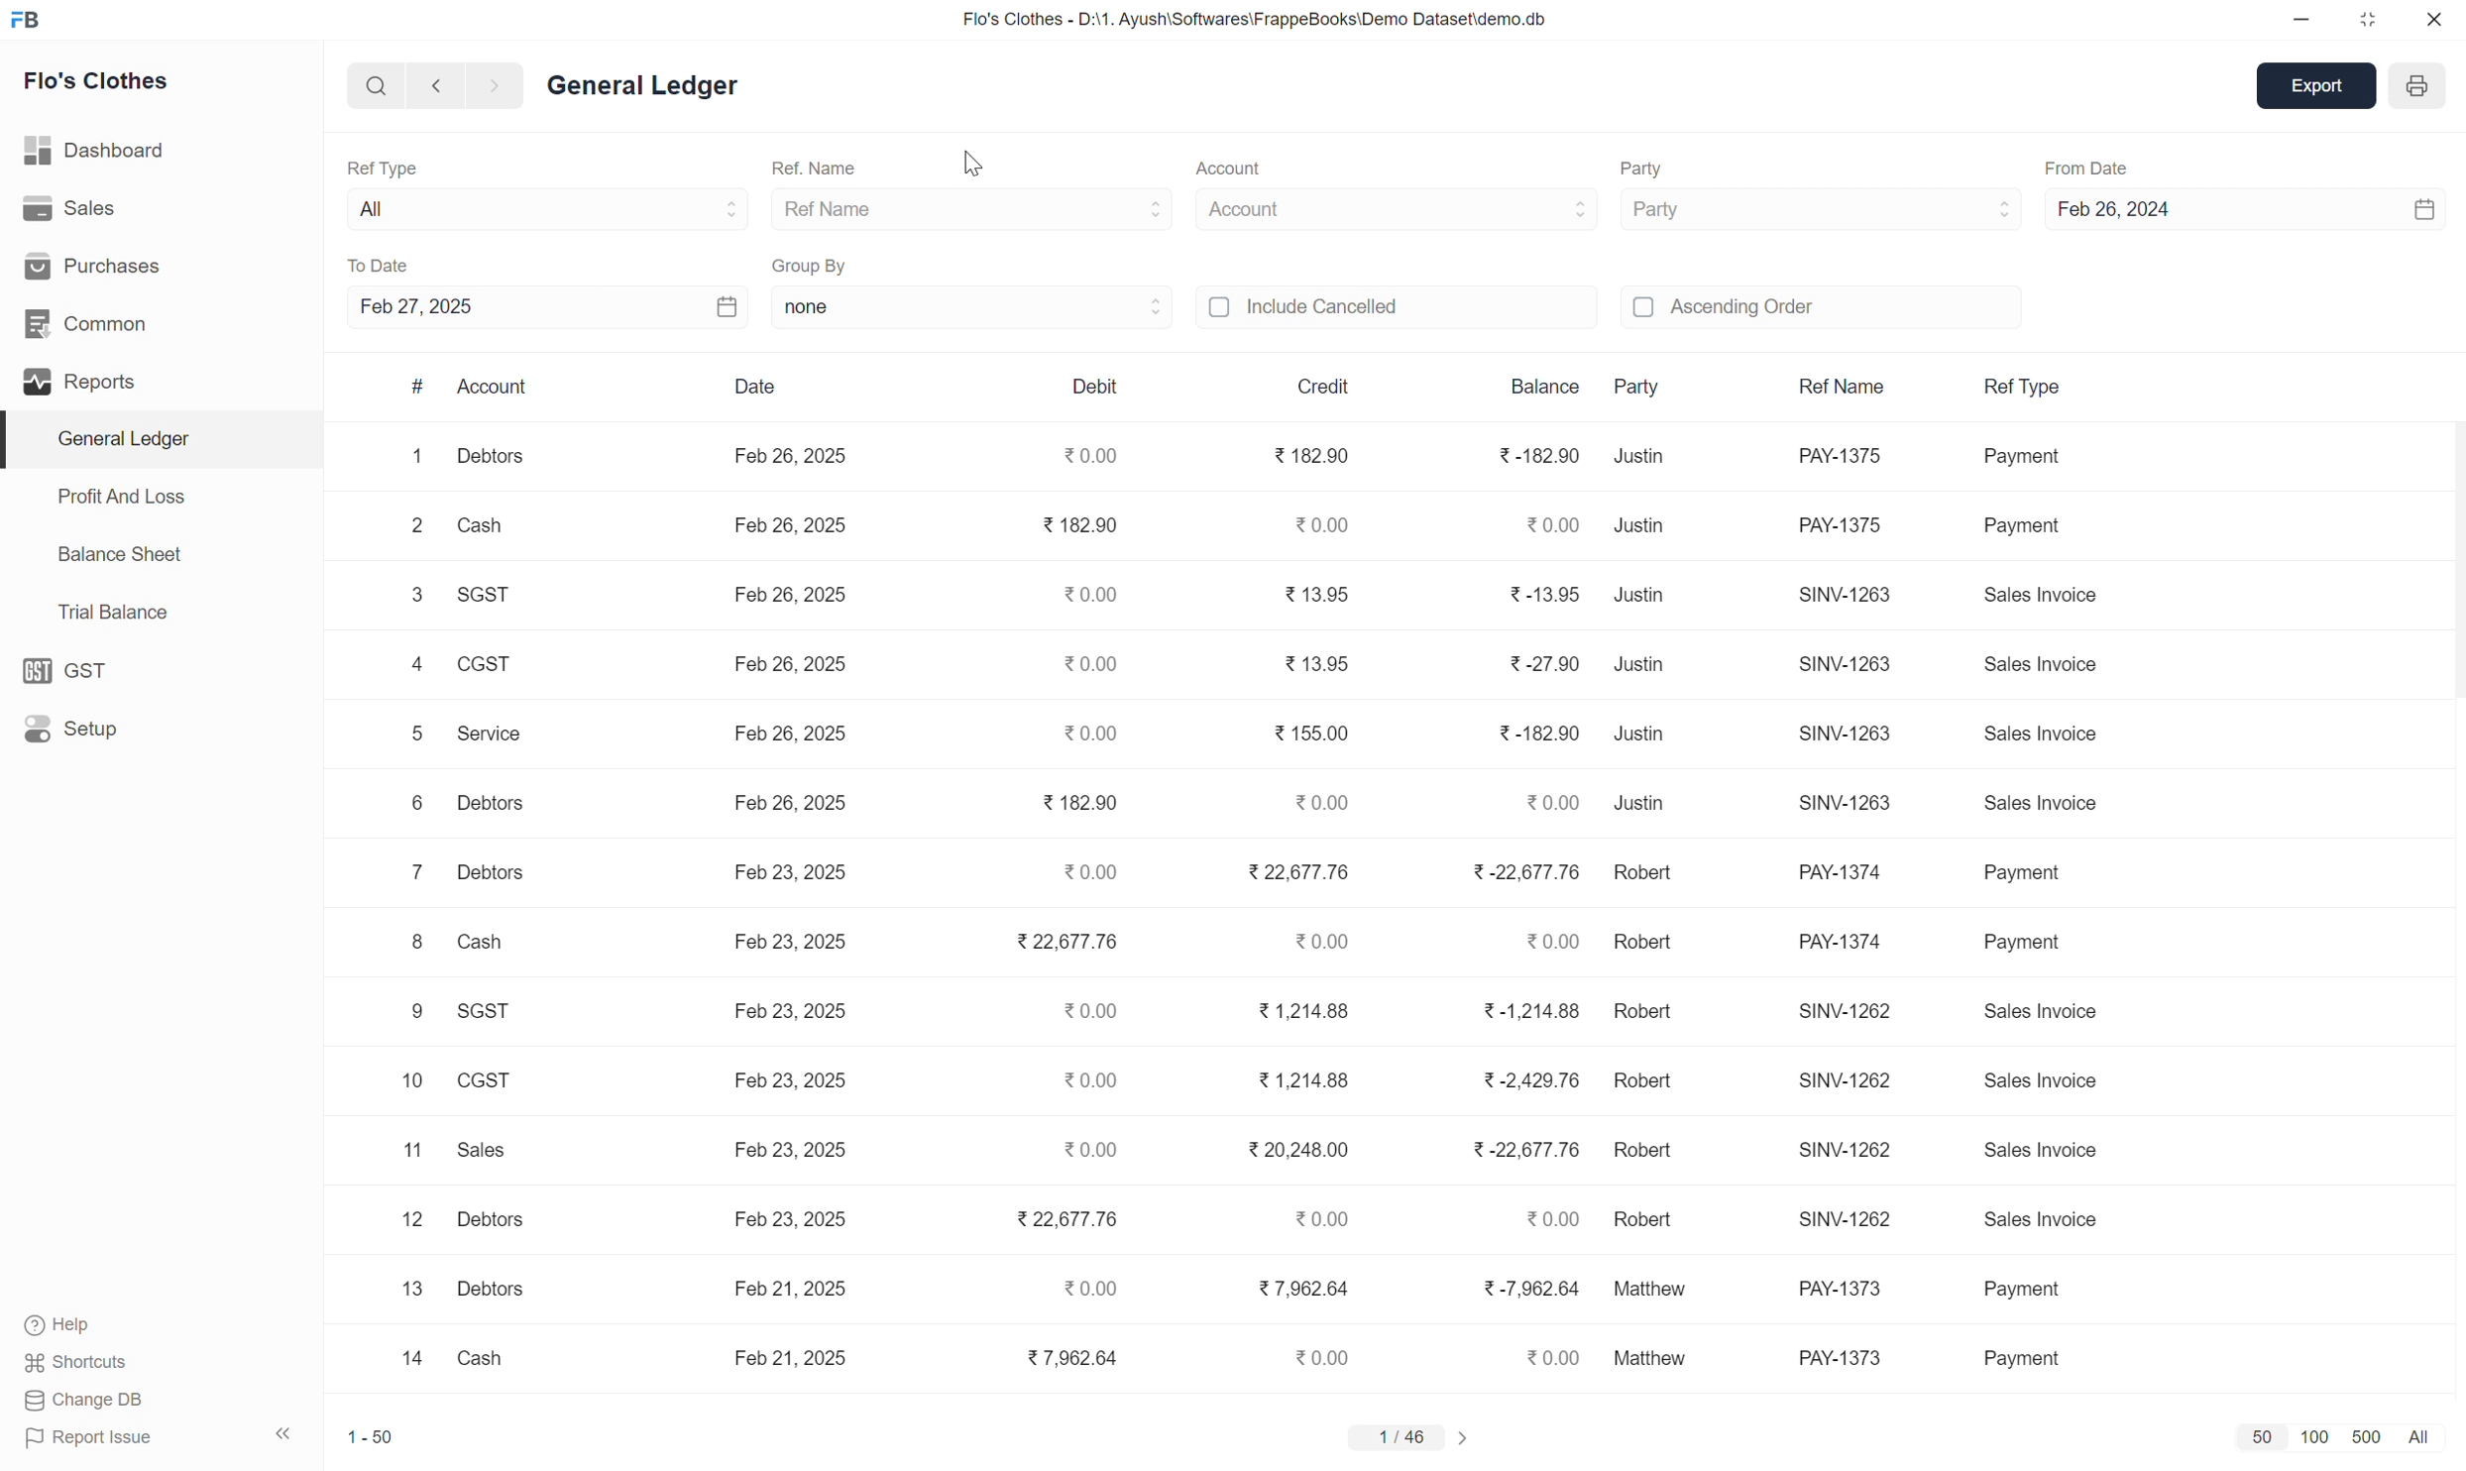 This screenshot has width=2466, height=1471. Describe the element at coordinates (1300, 1150) in the screenshot. I see `20,248.00` at that location.